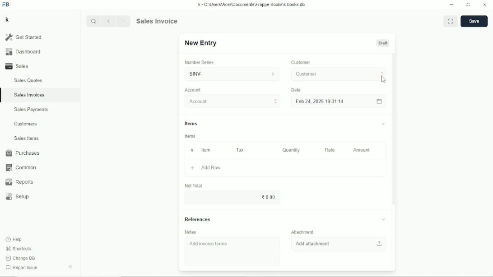  Describe the element at coordinates (29, 95) in the screenshot. I see `Sales invoices` at that location.